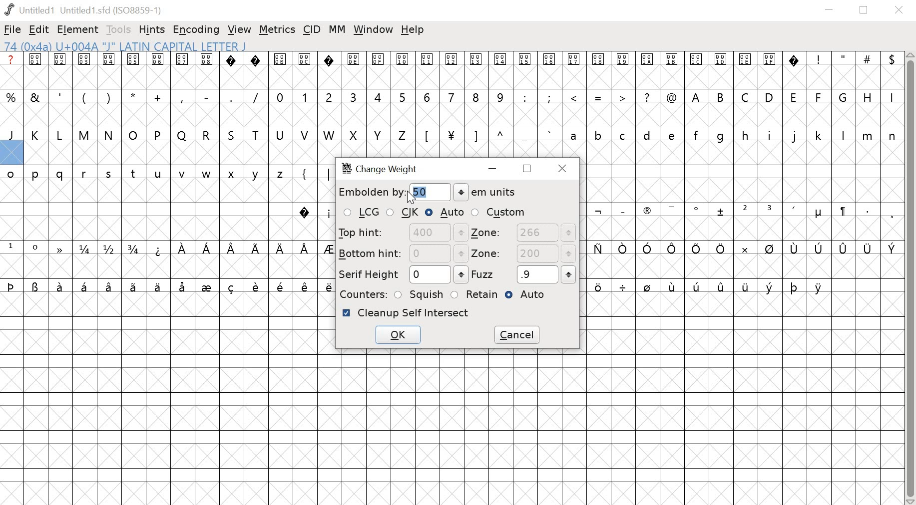 The image size is (916, 505). What do you see at coordinates (397, 336) in the screenshot?
I see `OK` at bounding box center [397, 336].